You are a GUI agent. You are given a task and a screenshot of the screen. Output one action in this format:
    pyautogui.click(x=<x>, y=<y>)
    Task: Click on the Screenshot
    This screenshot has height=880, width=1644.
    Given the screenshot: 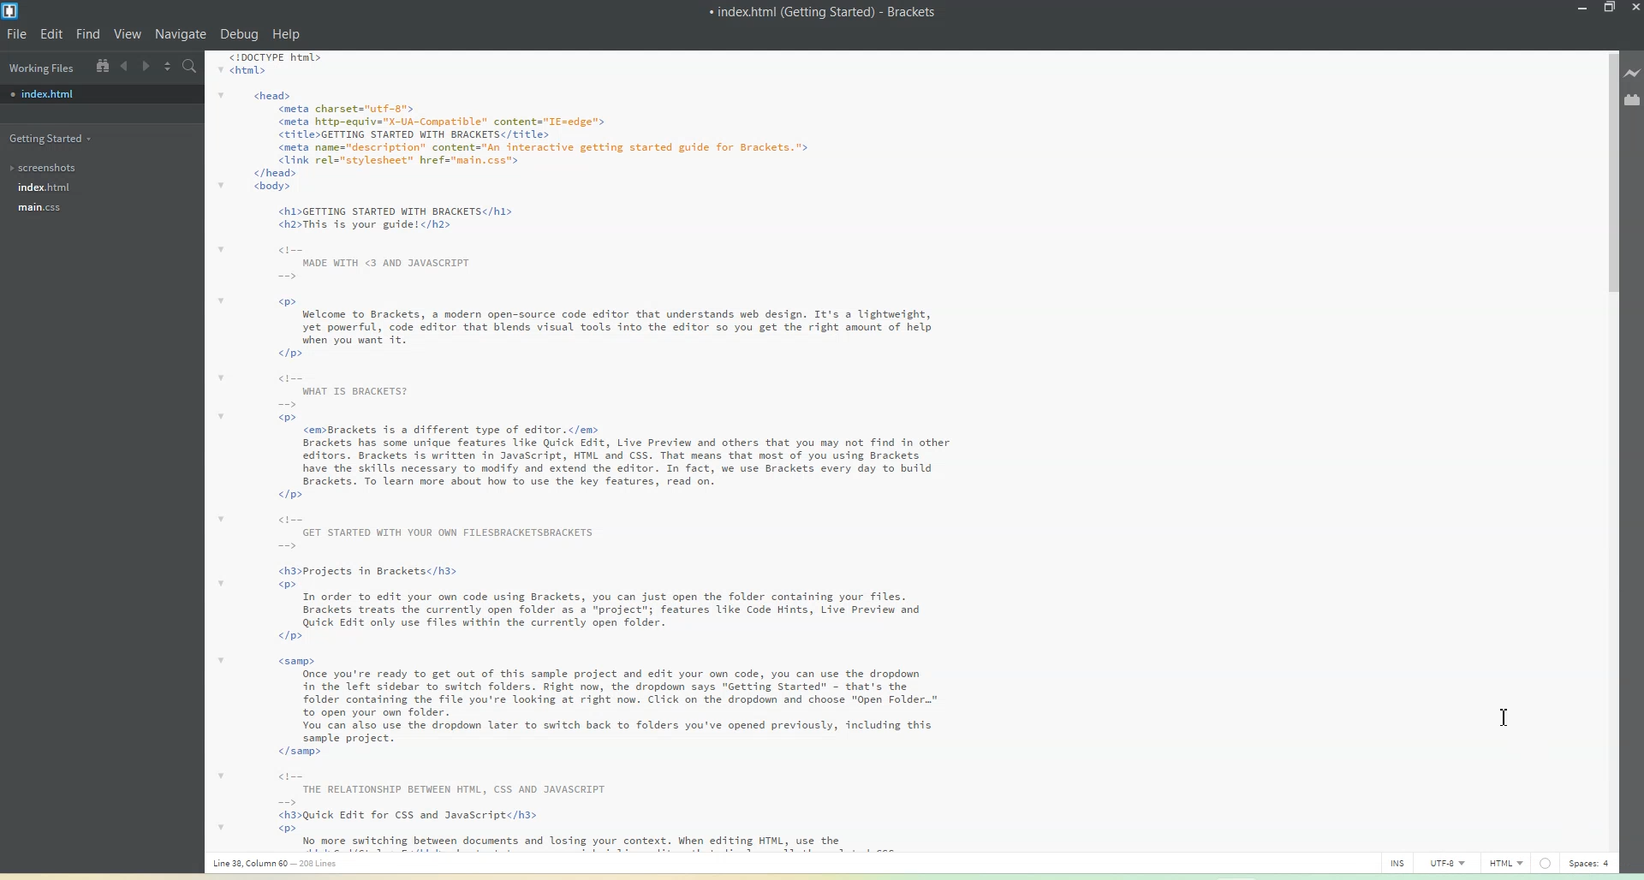 What is the action you would take?
    pyautogui.click(x=47, y=168)
    